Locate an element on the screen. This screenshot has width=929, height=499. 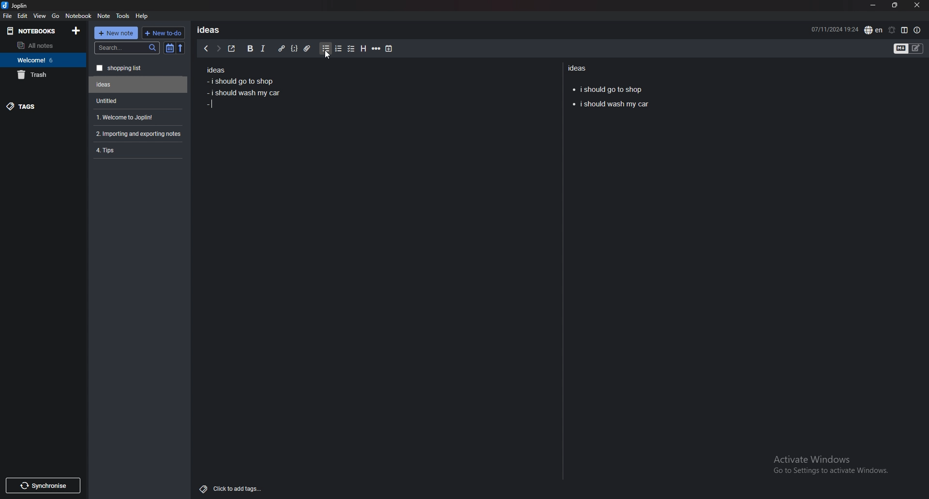
Joplin is located at coordinates (22, 5).